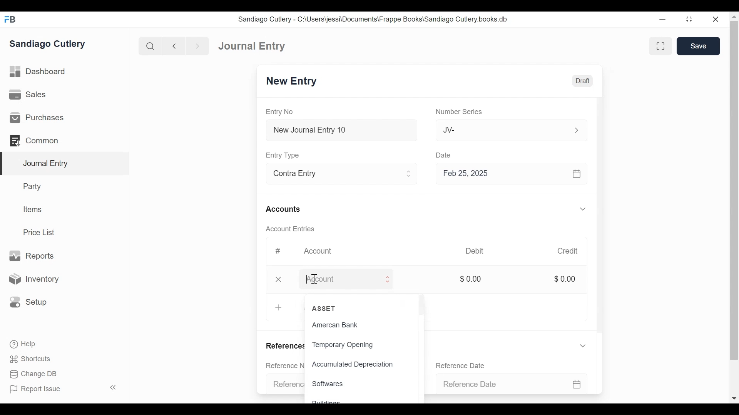  What do you see at coordinates (502, 130) in the screenshot?
I see `JV-` at bounding box center [502, 130].